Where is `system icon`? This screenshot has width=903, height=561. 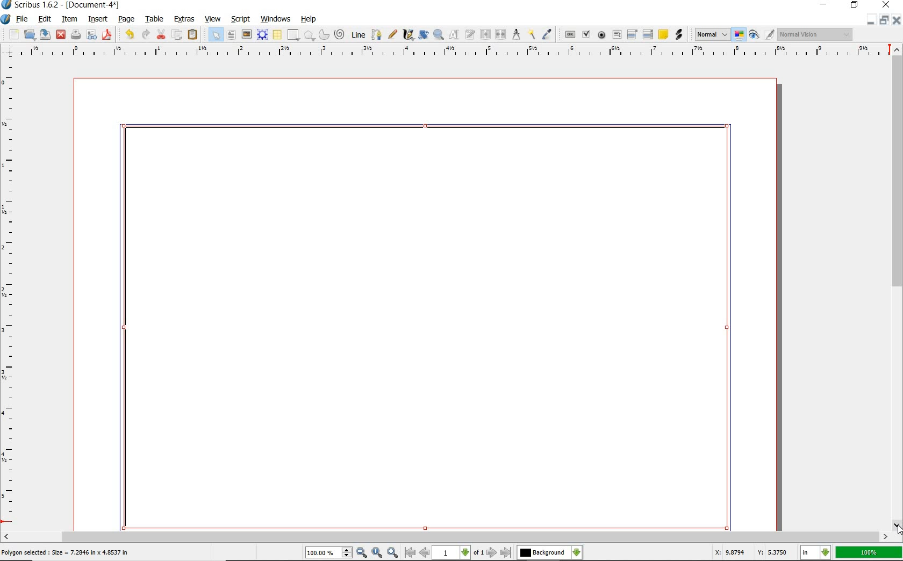
system icon is located at coordinates (6, 19).